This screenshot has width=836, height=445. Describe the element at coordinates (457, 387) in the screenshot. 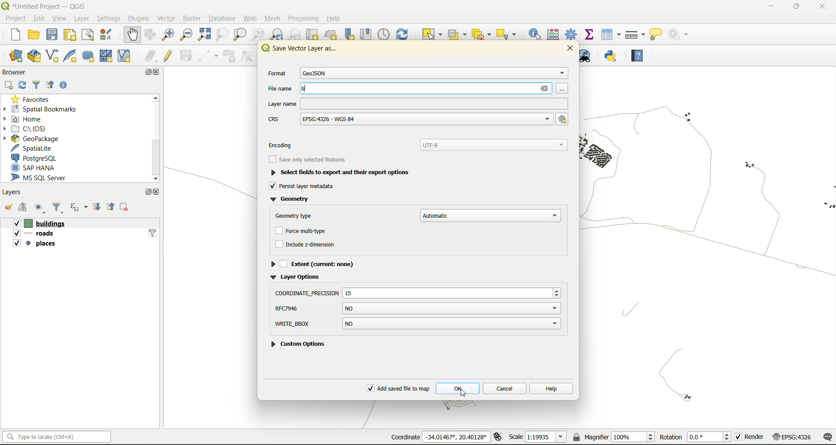

I see `ok` at that location.